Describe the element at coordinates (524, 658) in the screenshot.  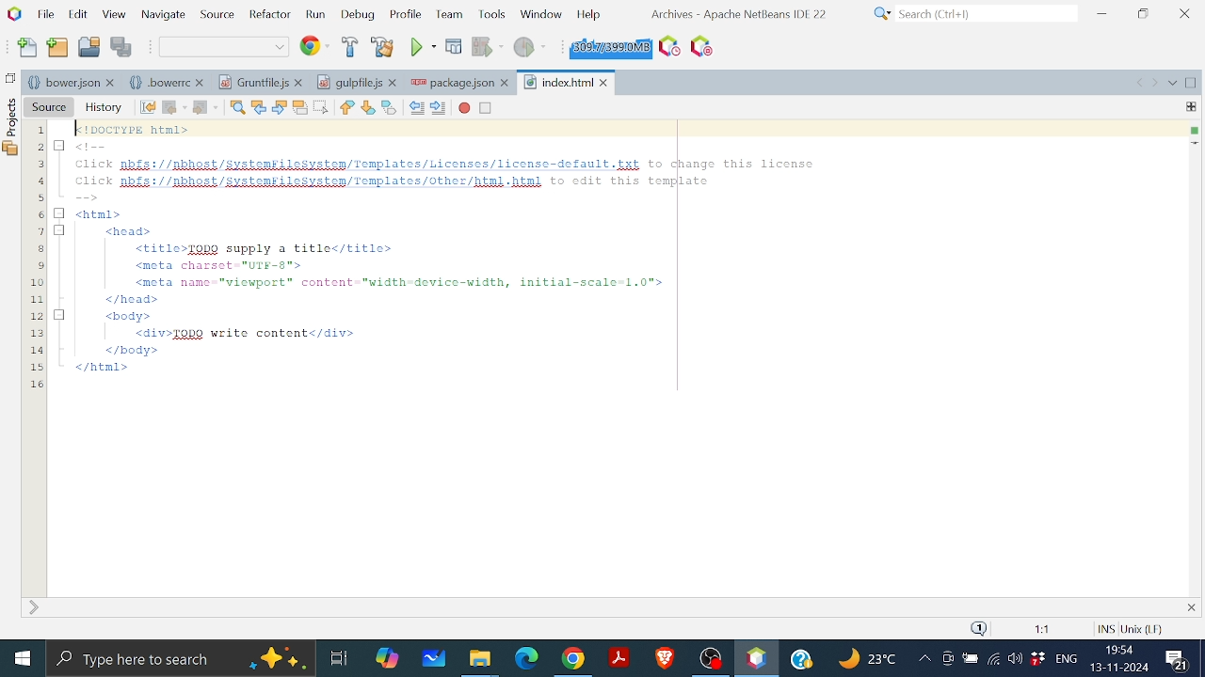
I see `Microsoft edge` at that location.